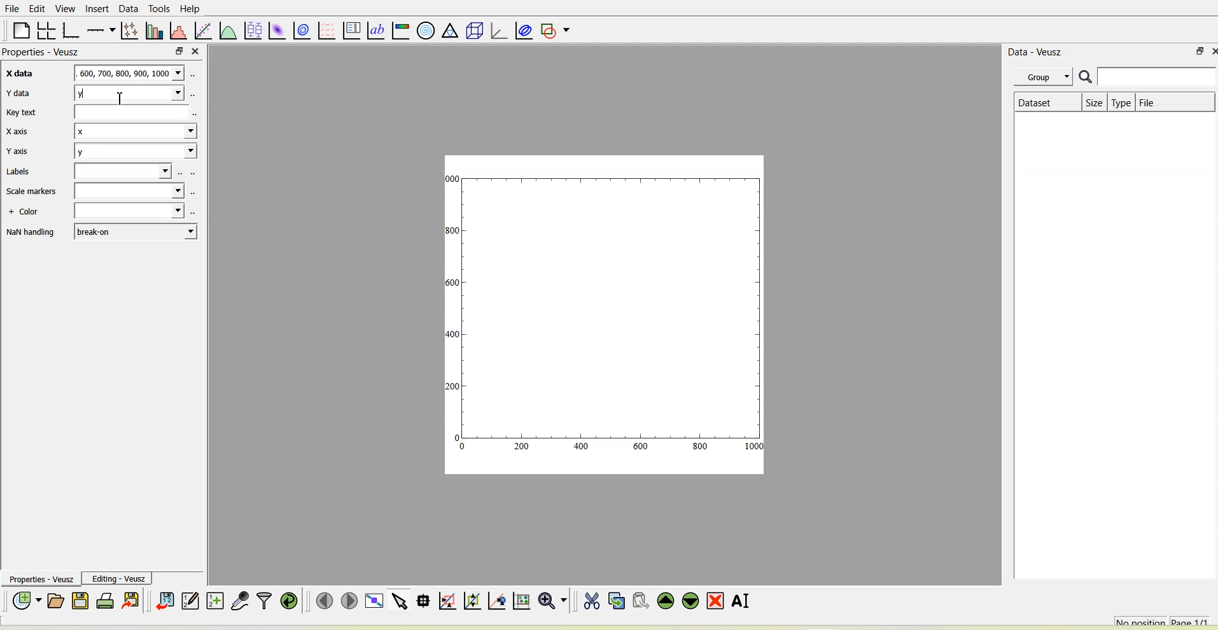 The width and height of the screenshot is (1218, 630). What do you see at coordinates (31, 232) in the screenshot?
I see `NaN handling` at bounding box center [31, 232].